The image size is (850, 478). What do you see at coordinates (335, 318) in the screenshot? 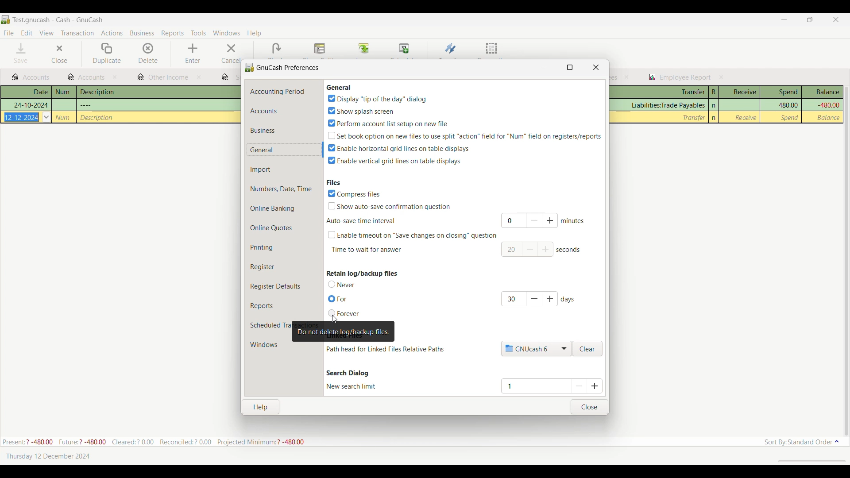
I see `cursor` at bounding box center [335, 318].